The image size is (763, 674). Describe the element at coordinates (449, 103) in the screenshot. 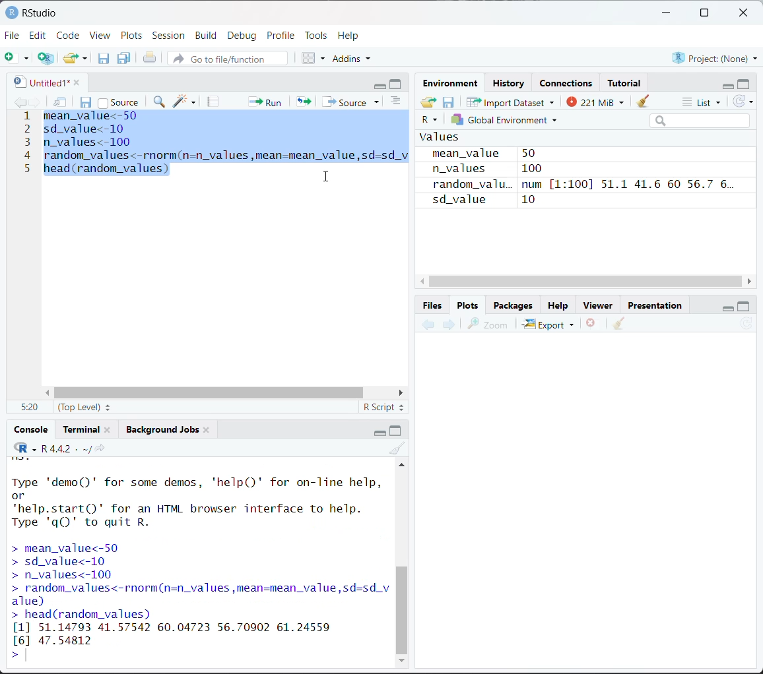

I see `save workspace as` at that location.